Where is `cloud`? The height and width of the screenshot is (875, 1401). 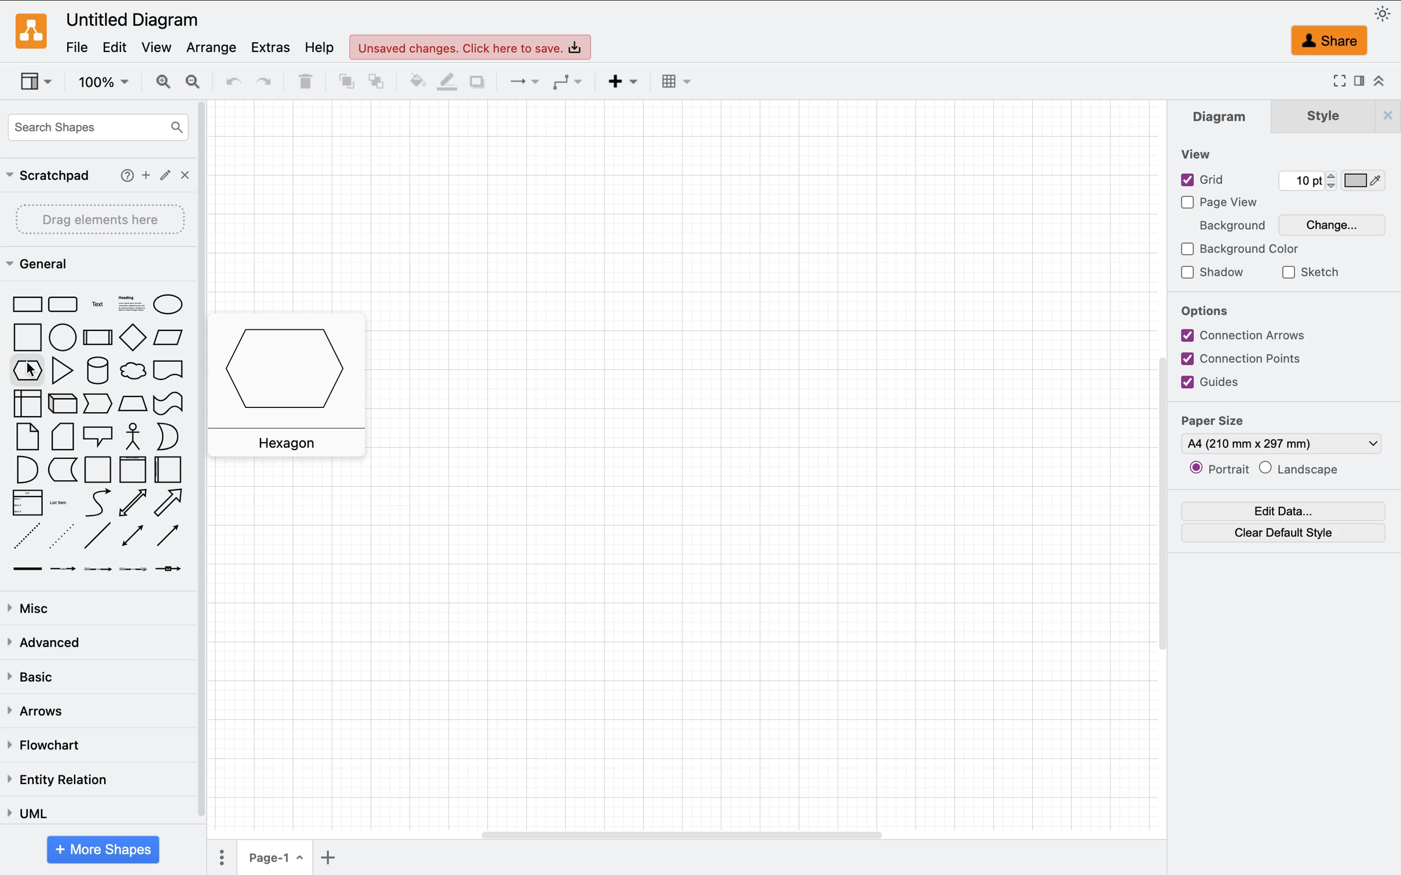
cloud is located at coordinates (133, 370).